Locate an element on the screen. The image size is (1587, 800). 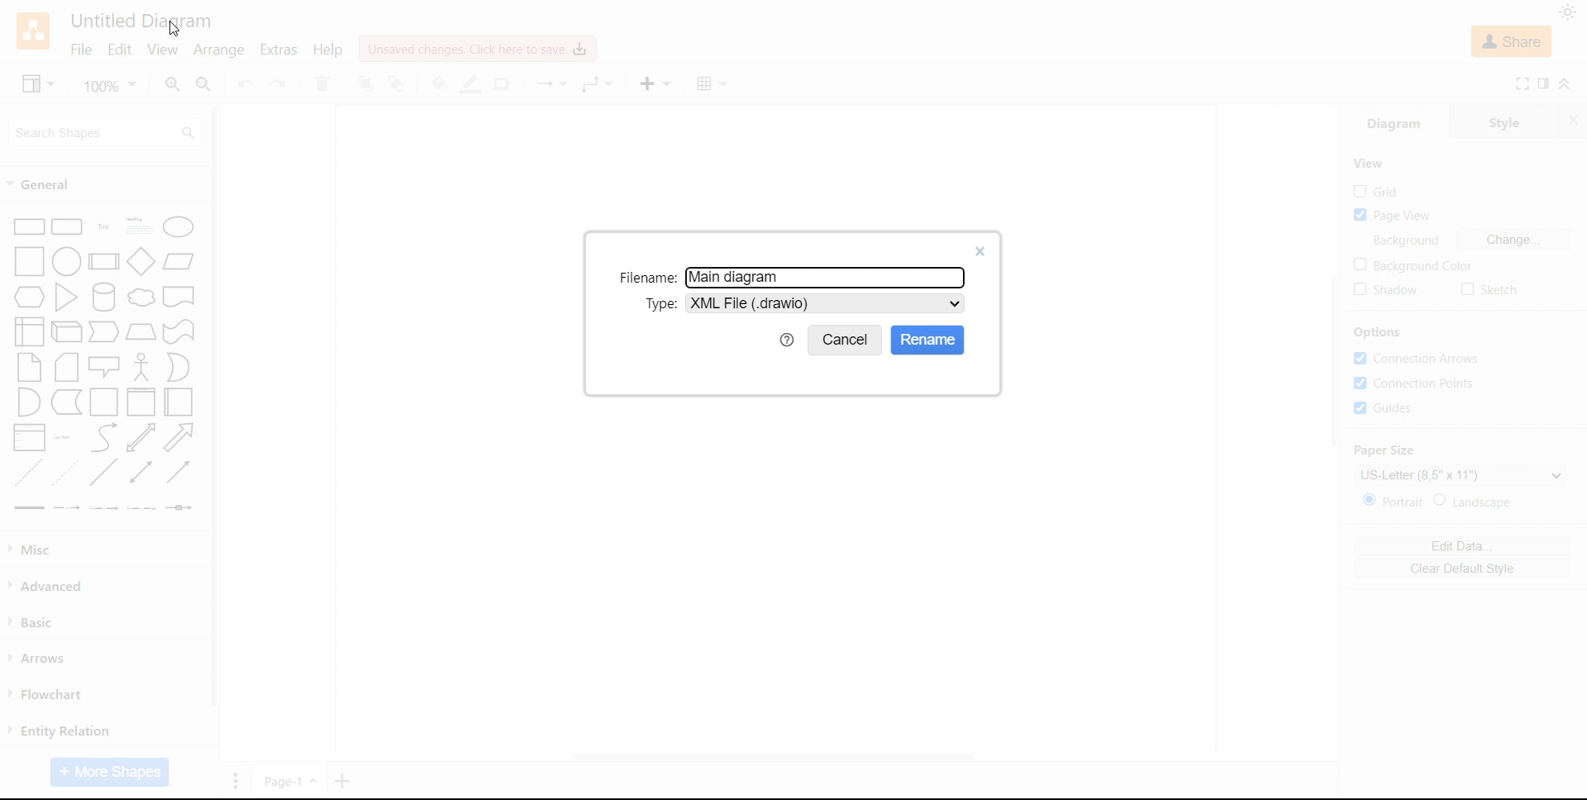
Entity relation  is located at coordinates (60, 731).